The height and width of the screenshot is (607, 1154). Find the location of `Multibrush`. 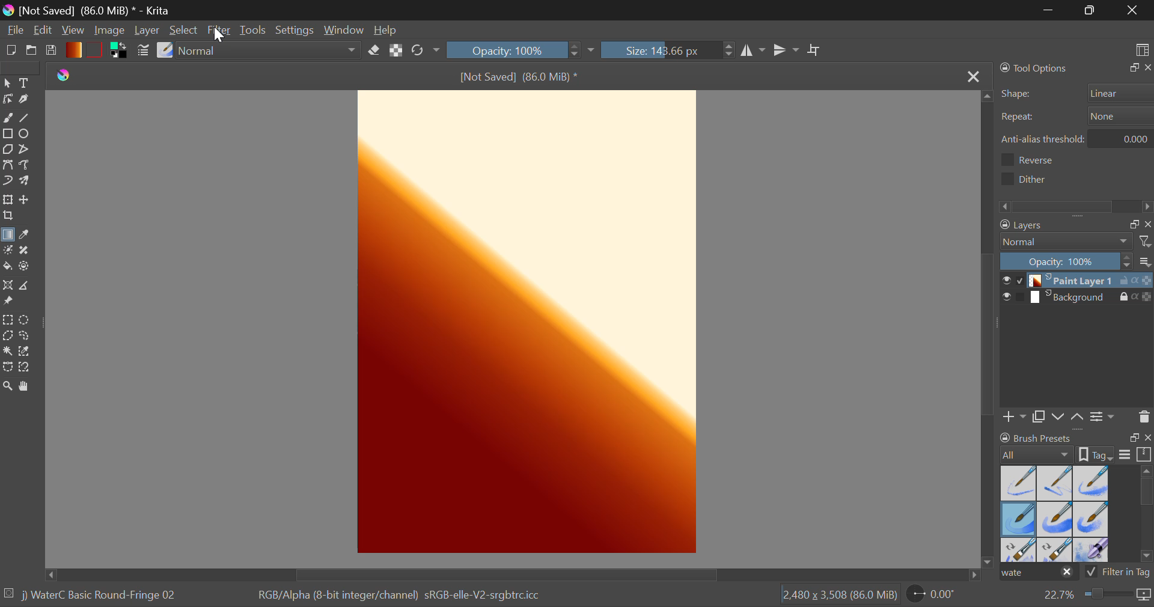

Multibrush is located at coordinates (26, 182).